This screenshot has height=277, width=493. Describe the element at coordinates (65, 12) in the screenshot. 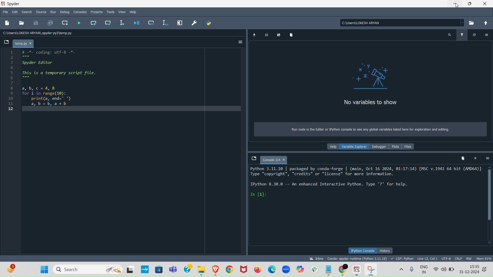

I see `Debug` at that location.